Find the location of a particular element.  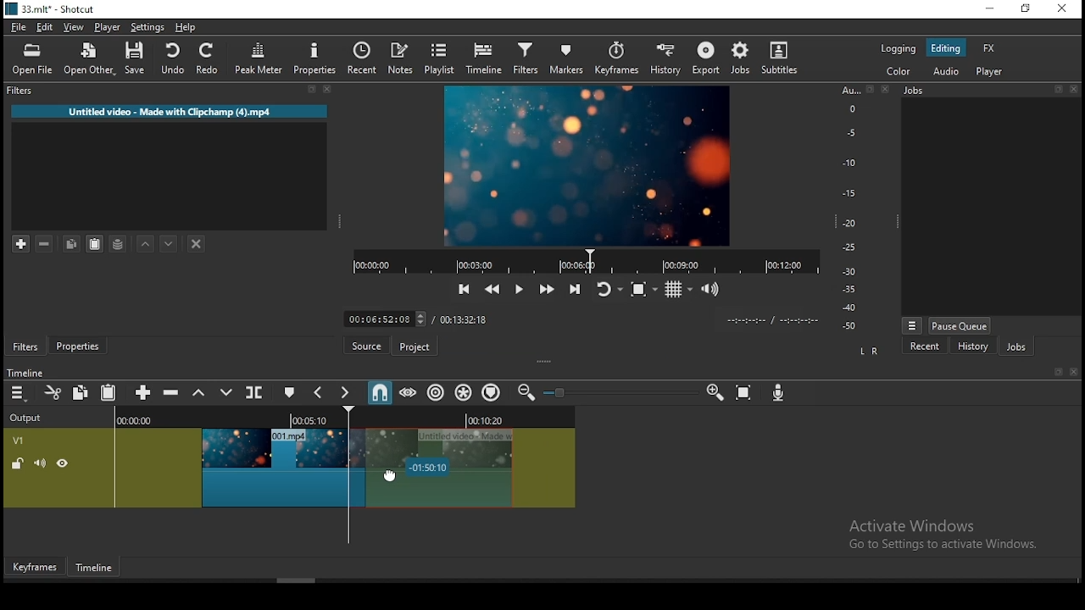

previous marker is located at coordinates (322, 394).